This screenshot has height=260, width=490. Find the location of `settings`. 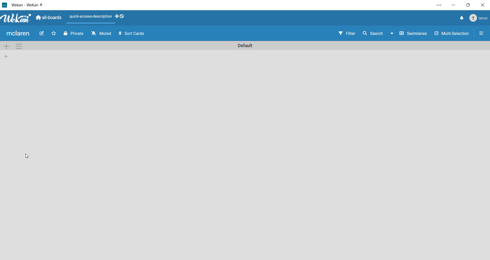

settings is located at coordinates (440, 5).